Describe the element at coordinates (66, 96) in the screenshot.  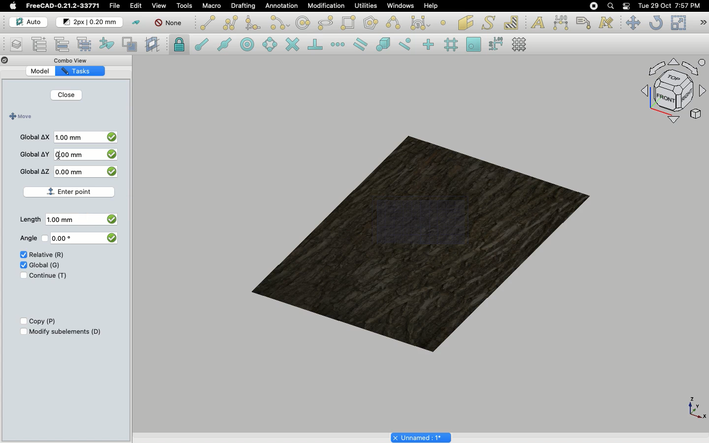
I see `Close` at that location.